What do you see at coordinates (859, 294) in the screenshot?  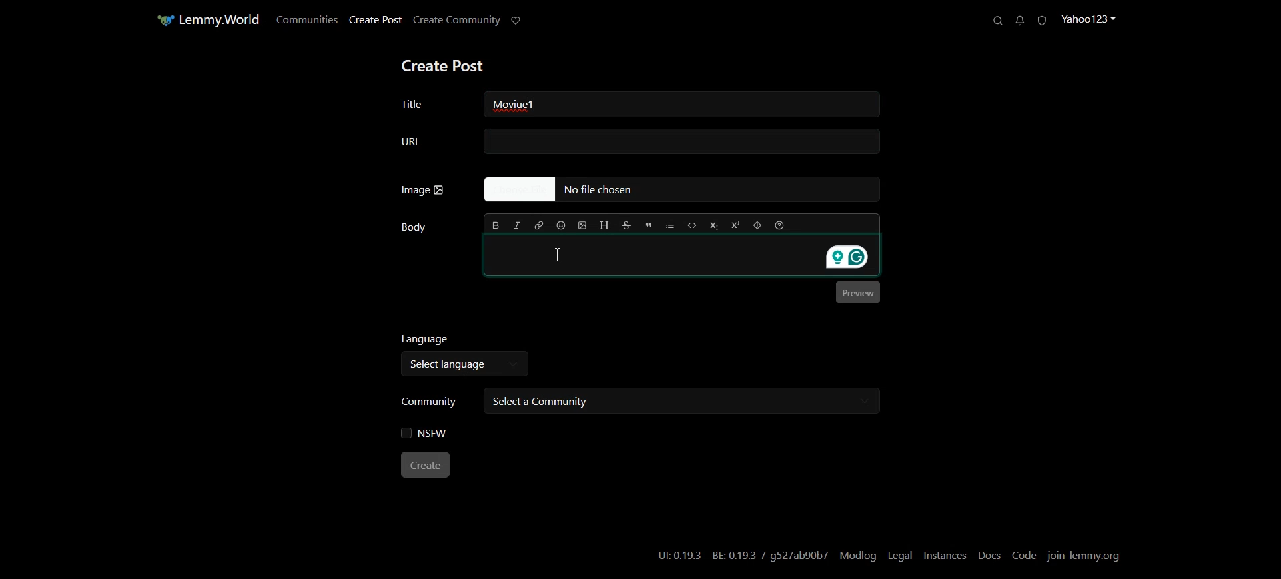 I see `Preview` at bounding box center [859, 294].